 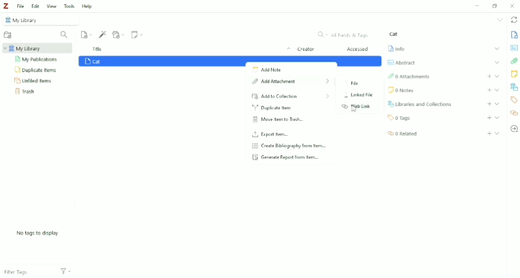 I want to click on Linked File, so click(x=356, y=96).